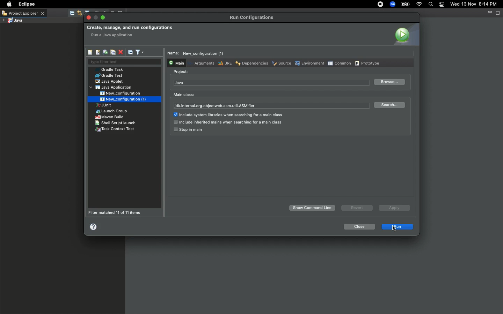  Describe the element at coordinates (368, 63) in the screenshot. I see `Prototype` at that location.